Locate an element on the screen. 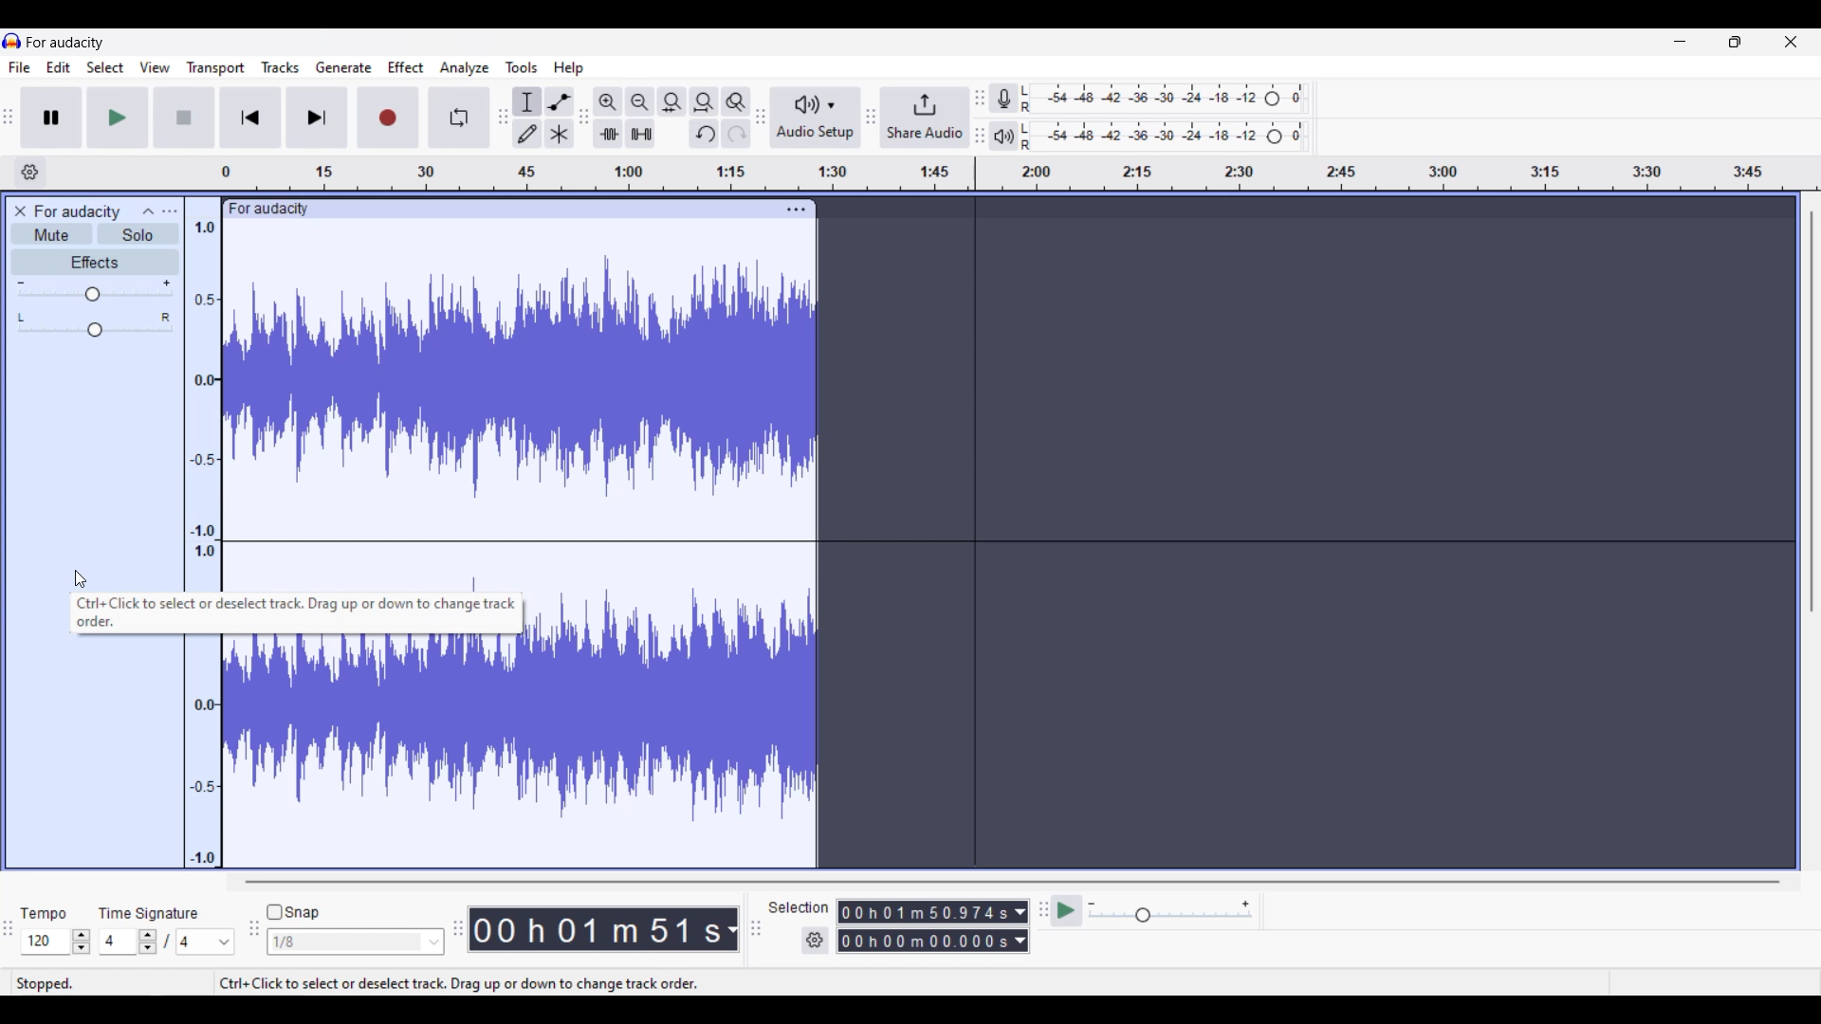 The width and height of the screenshot is (1821, 1024). Zoom in is located at coordinates (608, 102).